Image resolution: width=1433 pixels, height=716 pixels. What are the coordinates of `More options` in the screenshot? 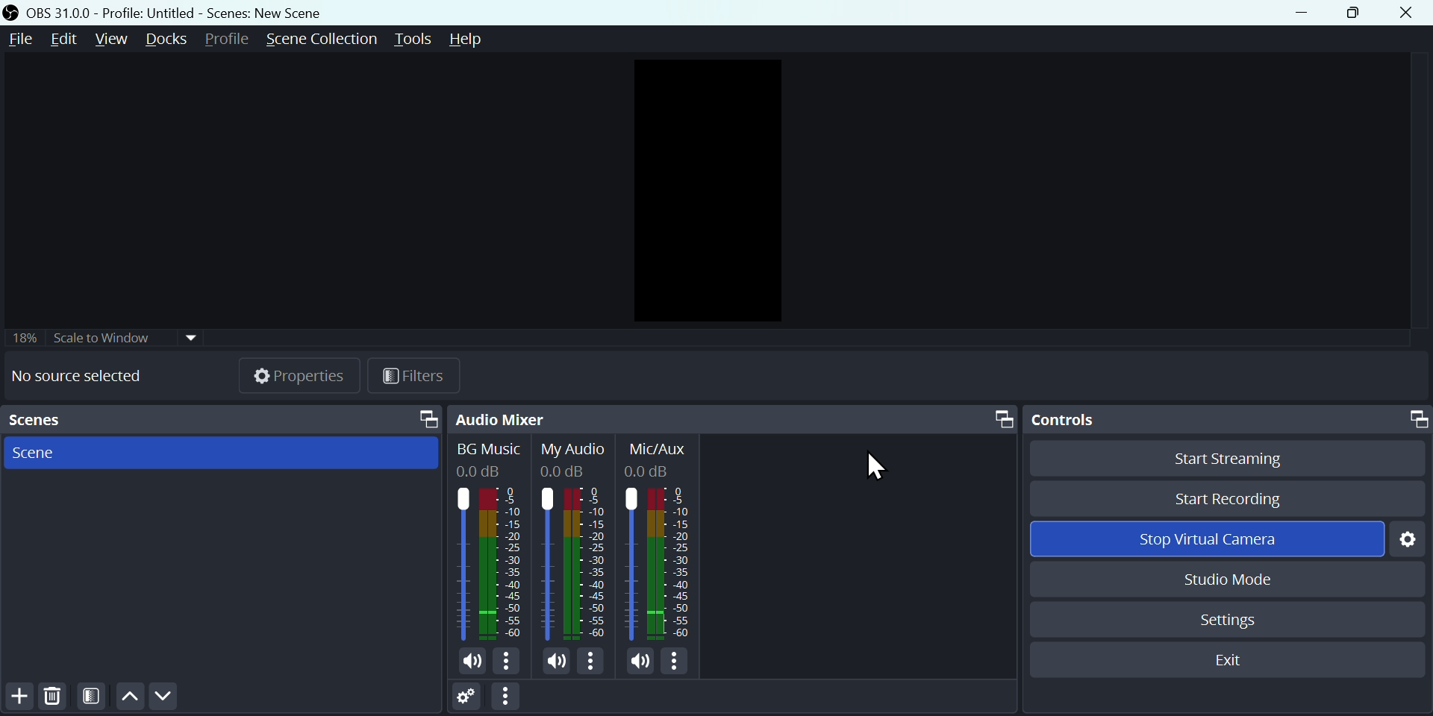 It's located at (509, 697).